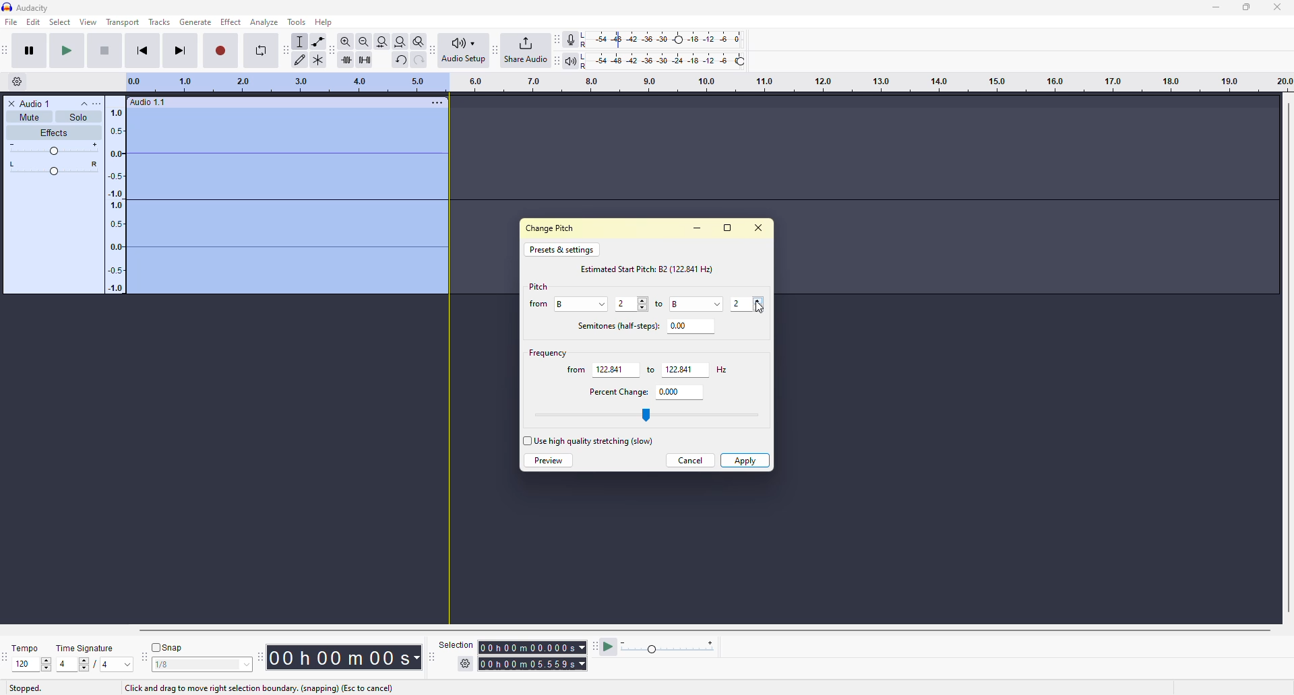 Image resolution: width=1294 pixels, height=695 pixels. I want to click on enable looping, so click(261, 51).